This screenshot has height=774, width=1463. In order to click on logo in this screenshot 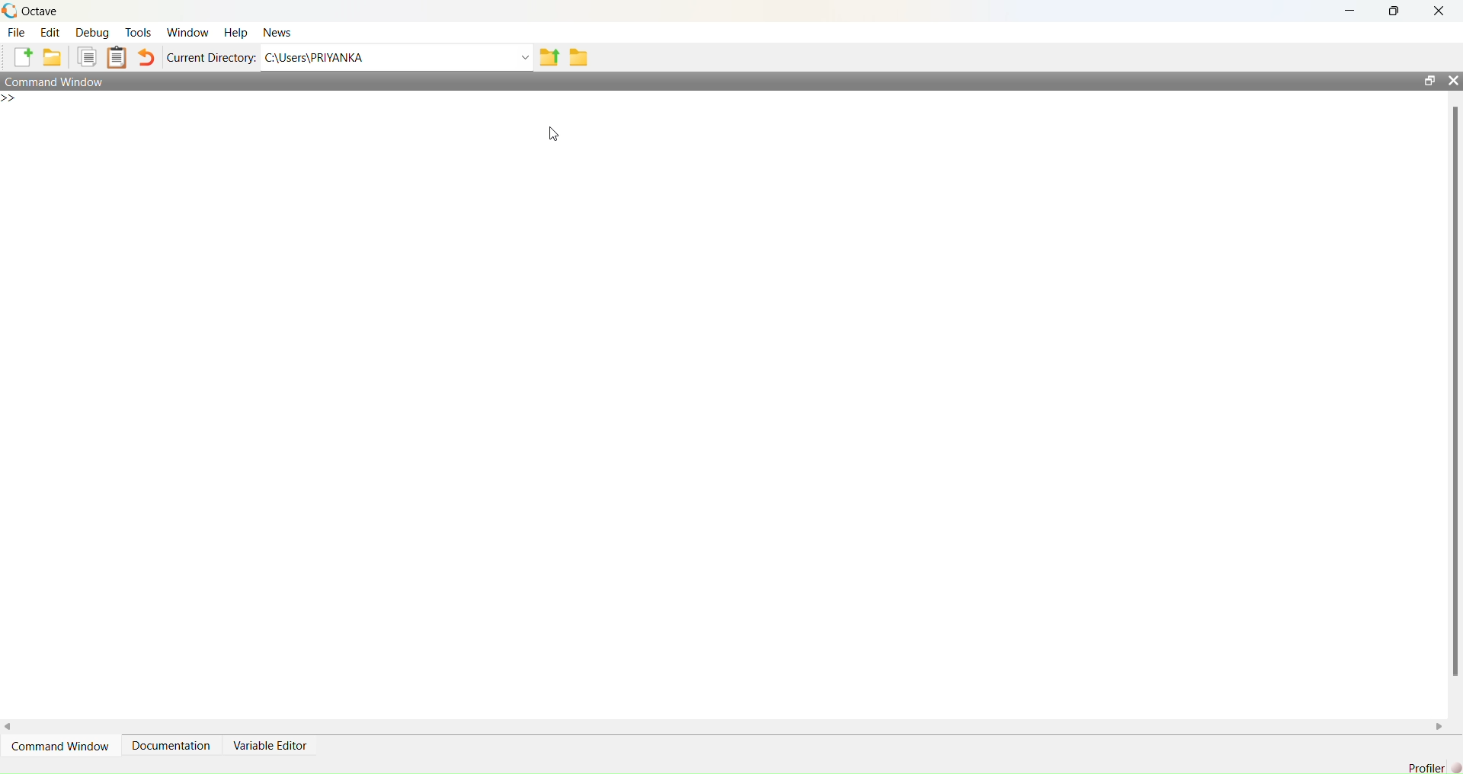, I will do `click(11, 11)`.